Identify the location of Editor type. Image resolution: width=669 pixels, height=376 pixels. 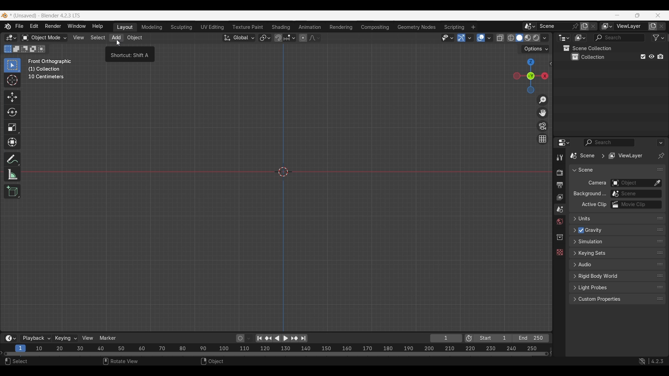
(564, 142).